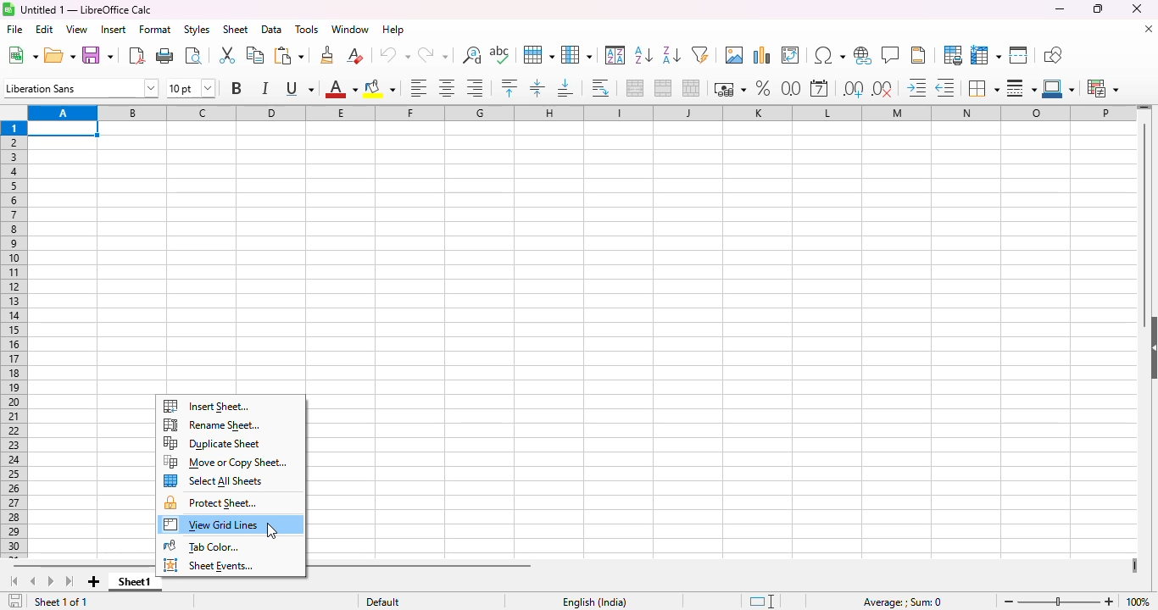 This screenshot has height=610, width=1158. Describe the element at coordinates (691, 88) in the screenshot. I see `unmerge cells` at that location.